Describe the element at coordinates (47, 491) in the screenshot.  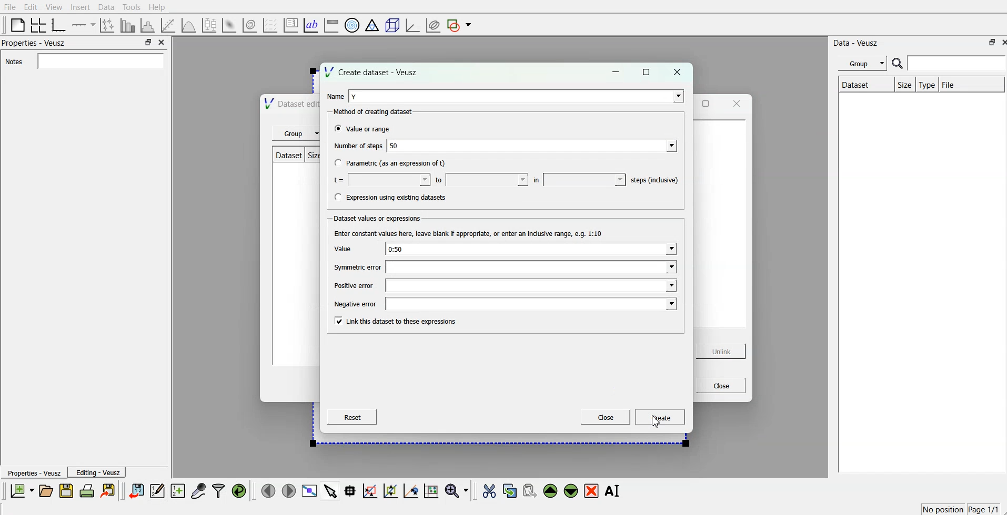
I see `open document` at that location.